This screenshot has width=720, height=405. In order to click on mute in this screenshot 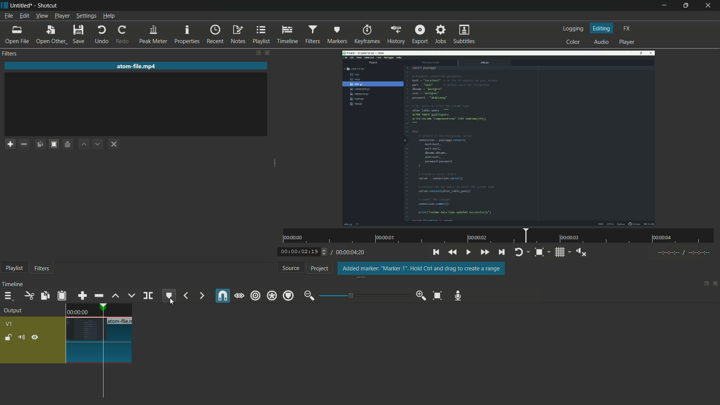, I will do `click(21, 337)`.